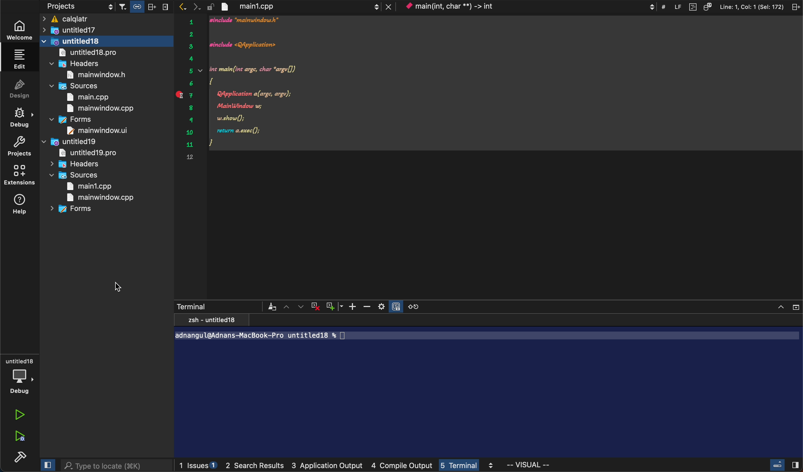  What do you see at coordinates (19, 416) in the screenshot?
I see `run` at bounding box center [19, 416].